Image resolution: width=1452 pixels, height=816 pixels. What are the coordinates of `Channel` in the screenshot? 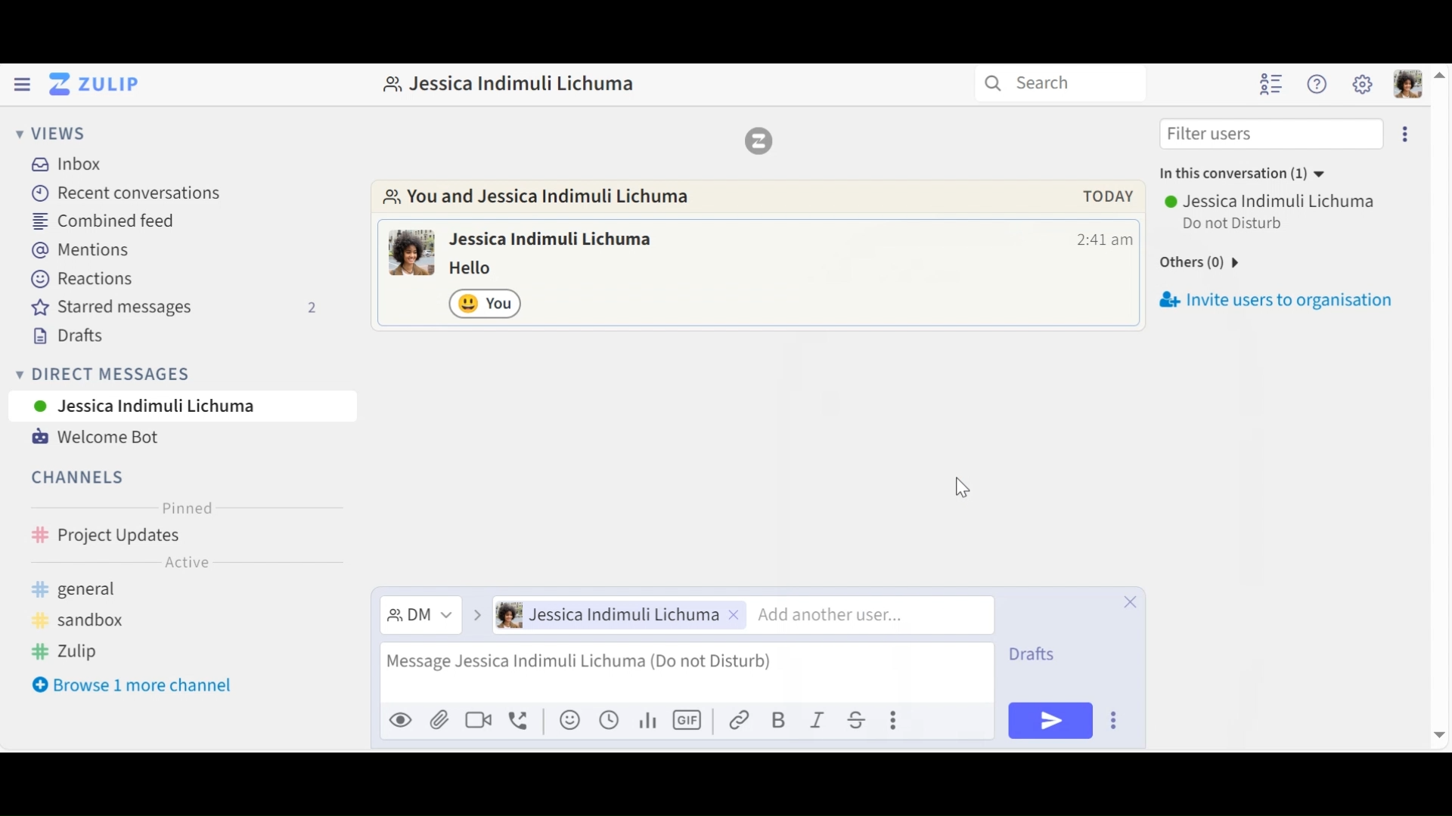 It's located at (183, 537).